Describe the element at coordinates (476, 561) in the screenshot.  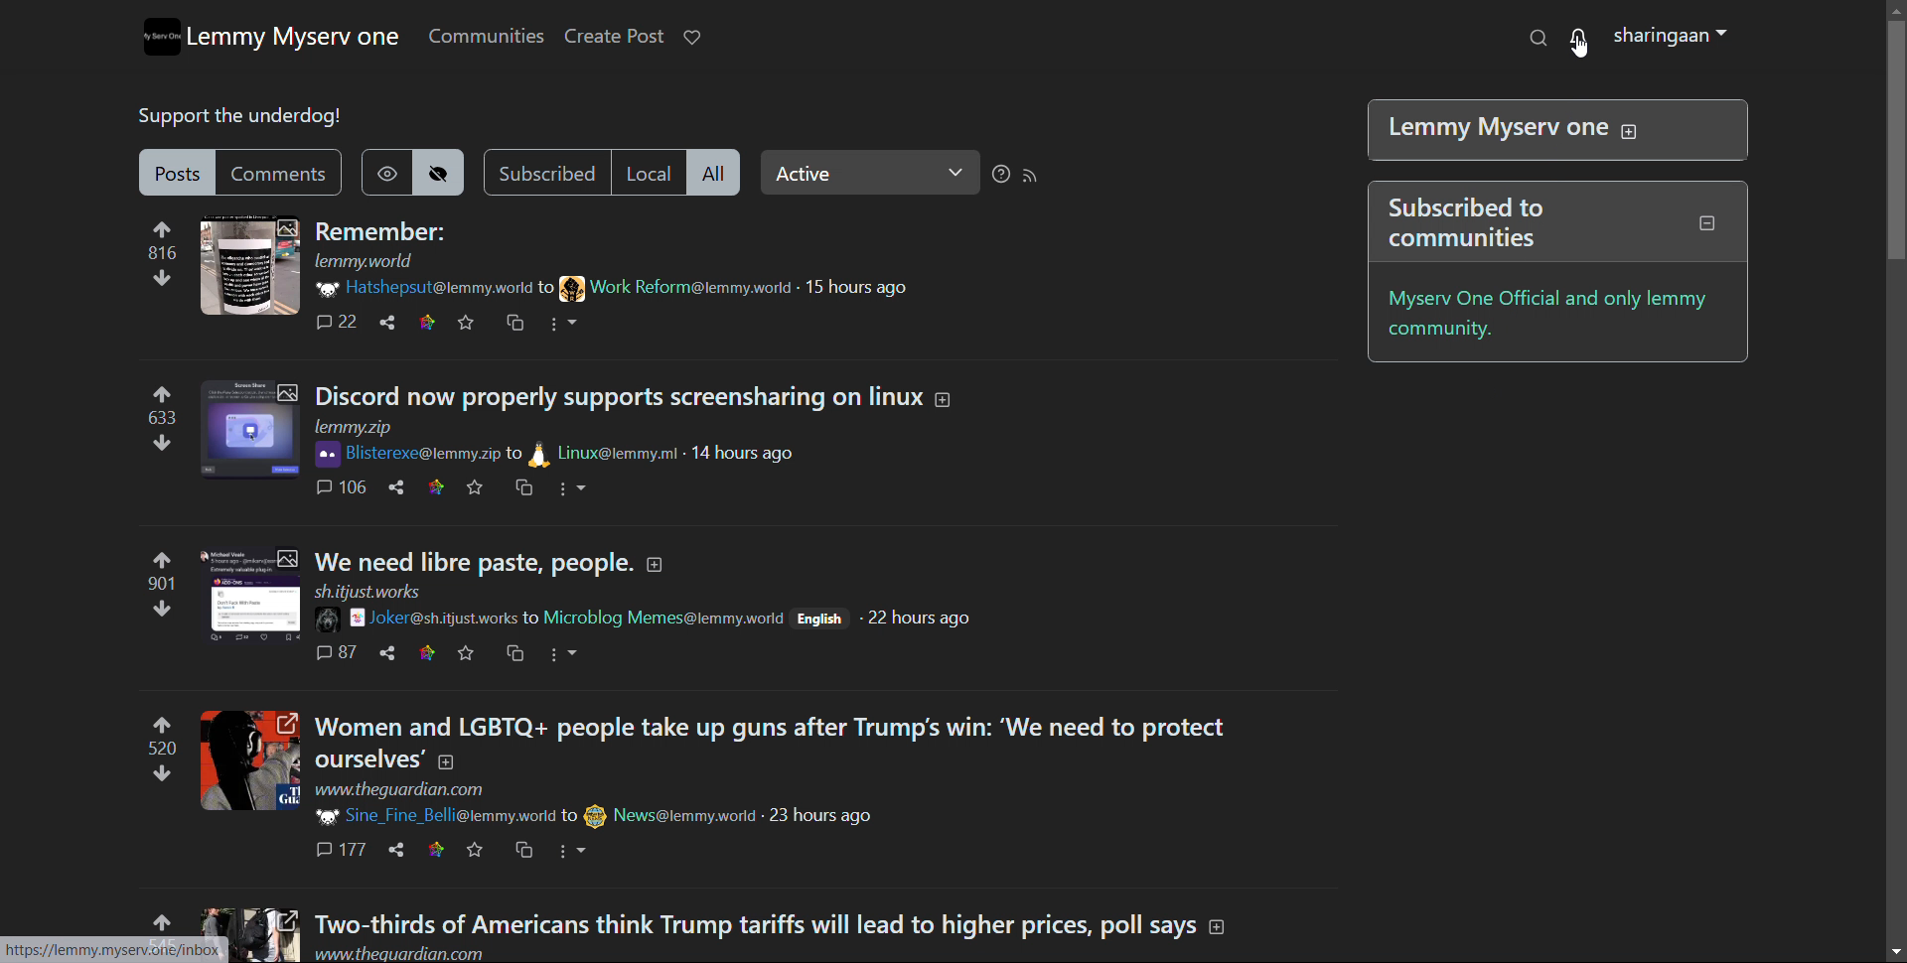
I see `post title "We need libre paste,people"` at that location.